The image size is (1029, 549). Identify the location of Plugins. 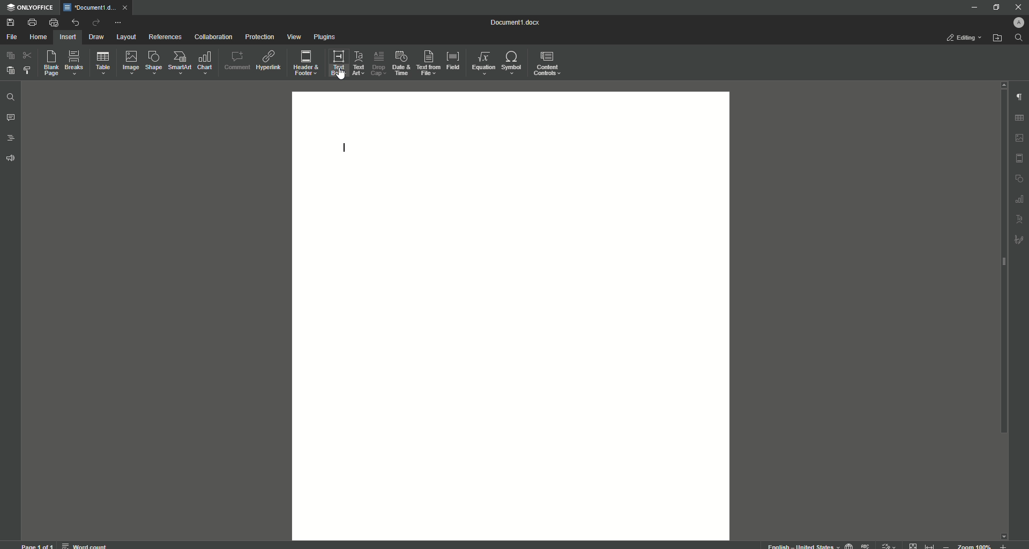
(325, 38).